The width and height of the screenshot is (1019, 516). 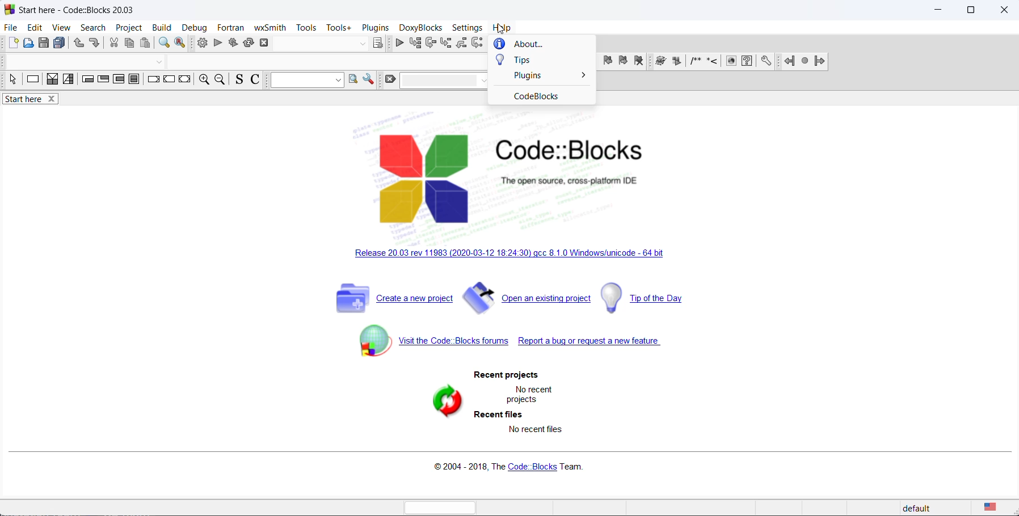 I want to click on start here, so click(x=37, y=100).